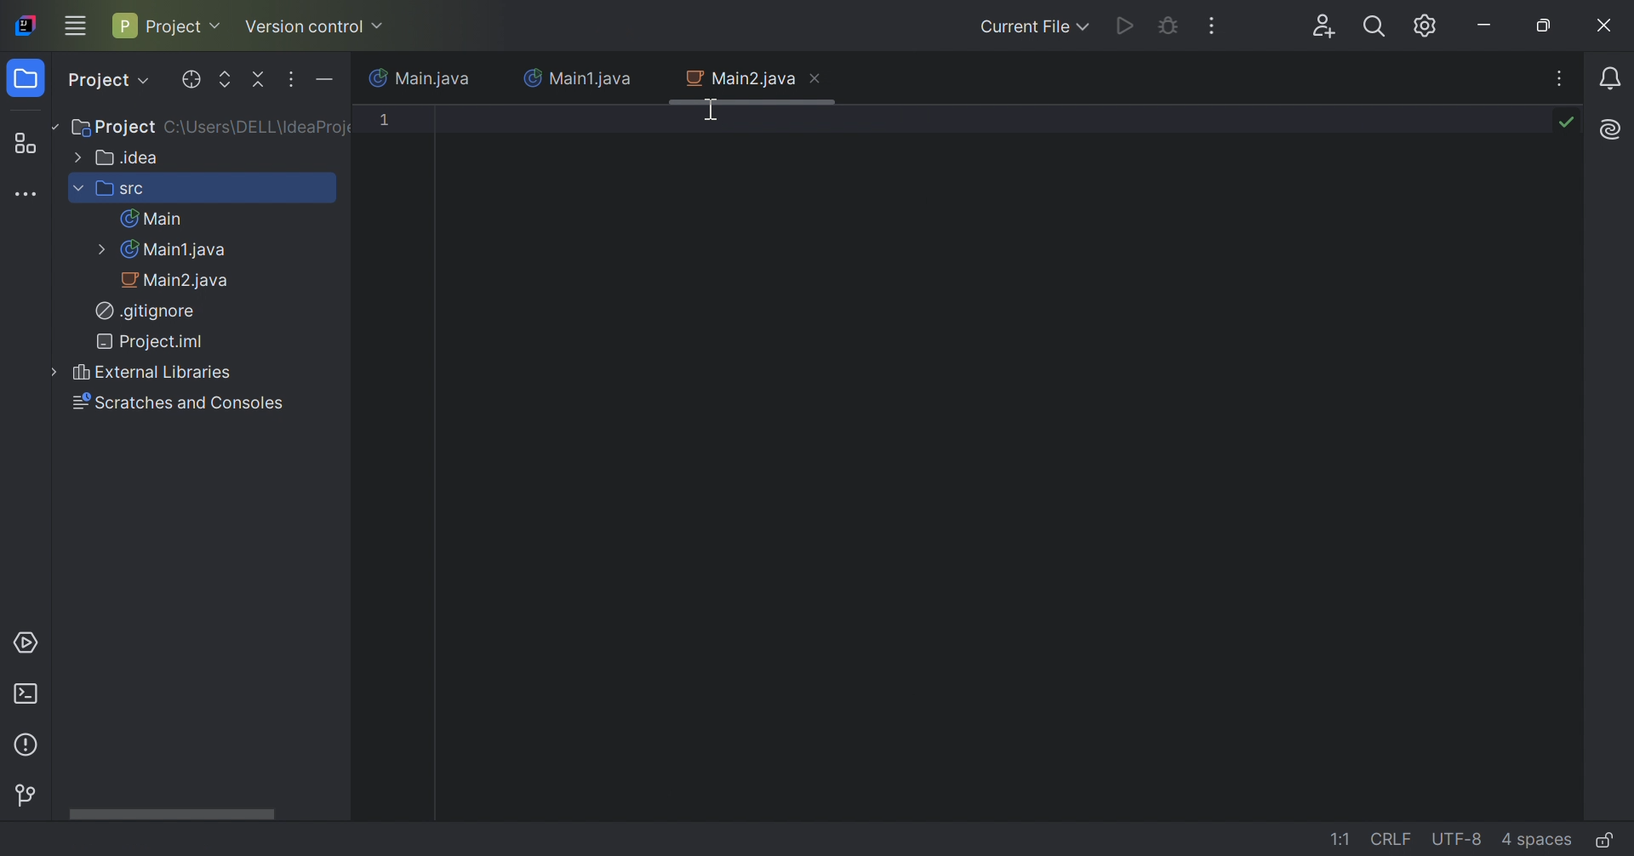 Image resolution: width=1634 pixels, height=856 pixels. Describe the element at coordinates (141, 373) in the screenshot. I see `External Libraries` at that location.